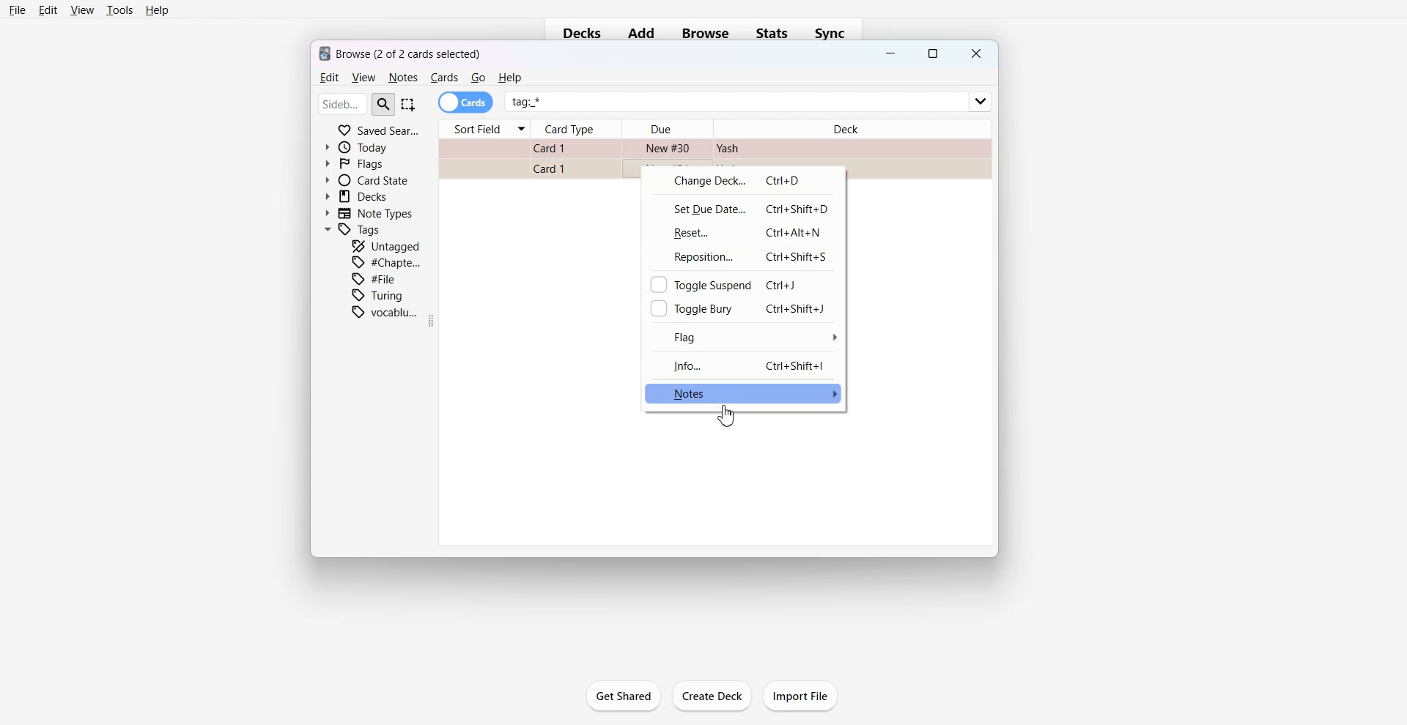  Describe the element at coordinates (743, 208) in the screenshot. I see `Set Due date` at that location.